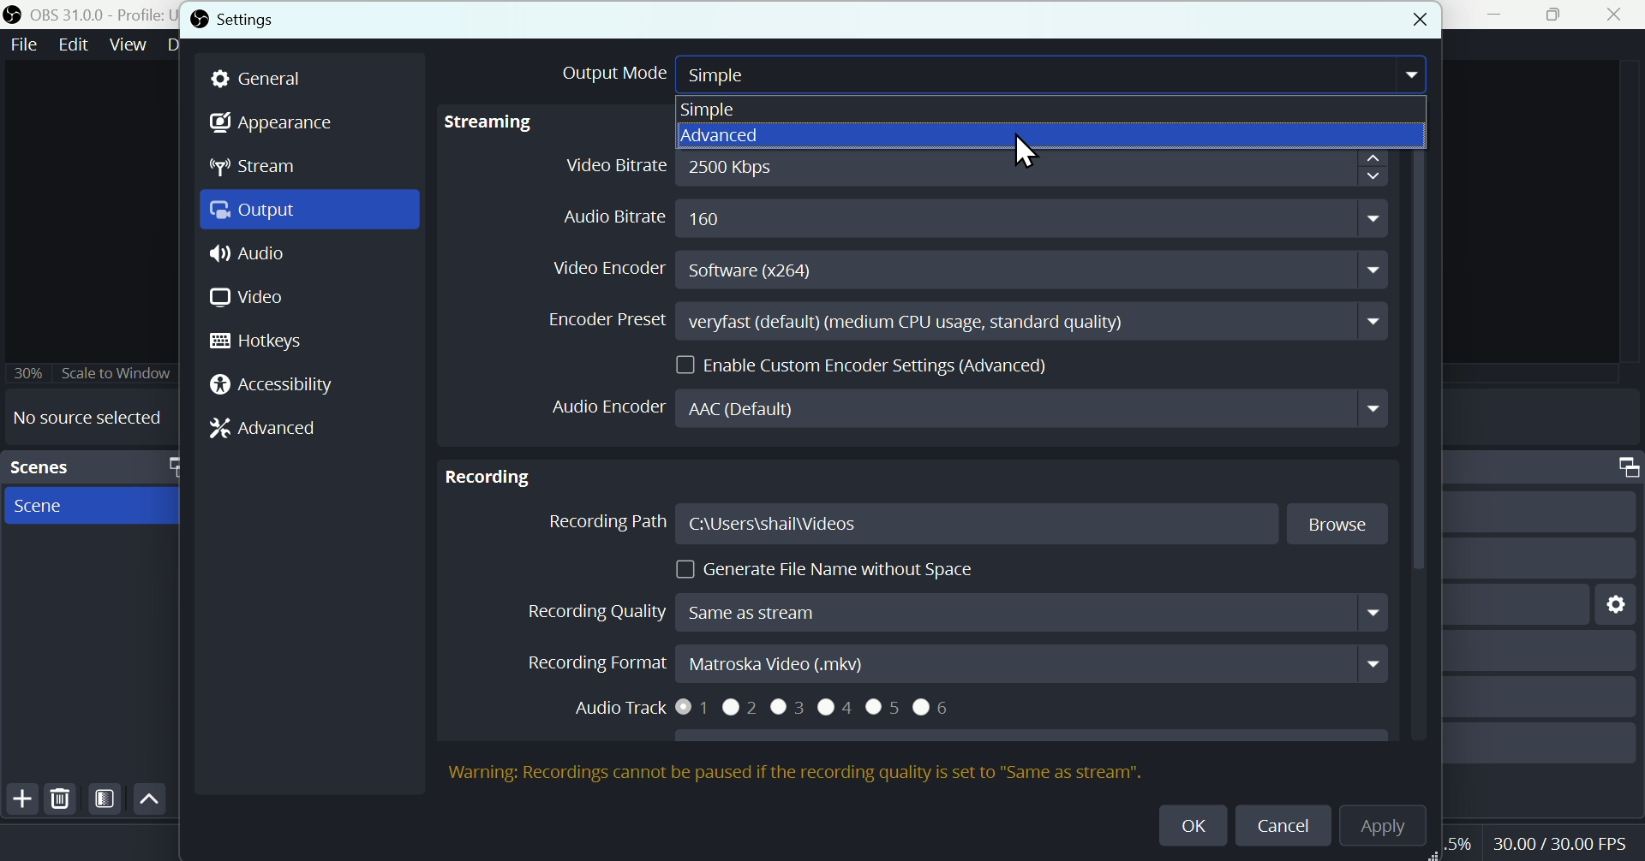 The height and width of the screenshot is (861, 1645). What do you see at coordinates (89, 466) in the screenshot?
I see `scenes` at bounding box center [89, 466].